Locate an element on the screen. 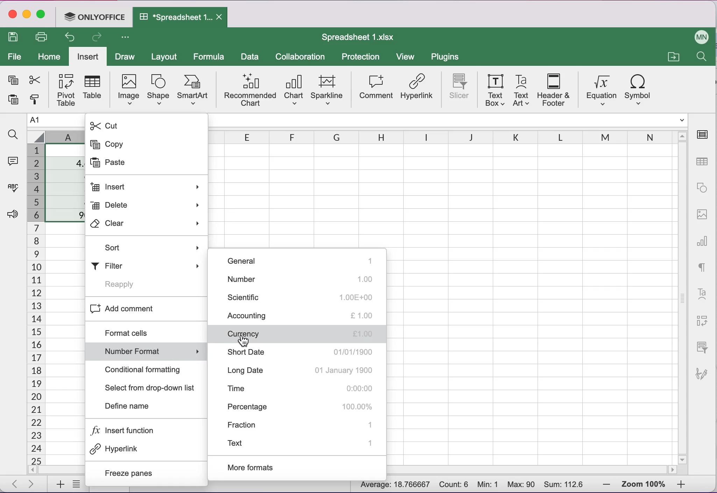  vertical scrollbar is located at coordinates (682, 304).